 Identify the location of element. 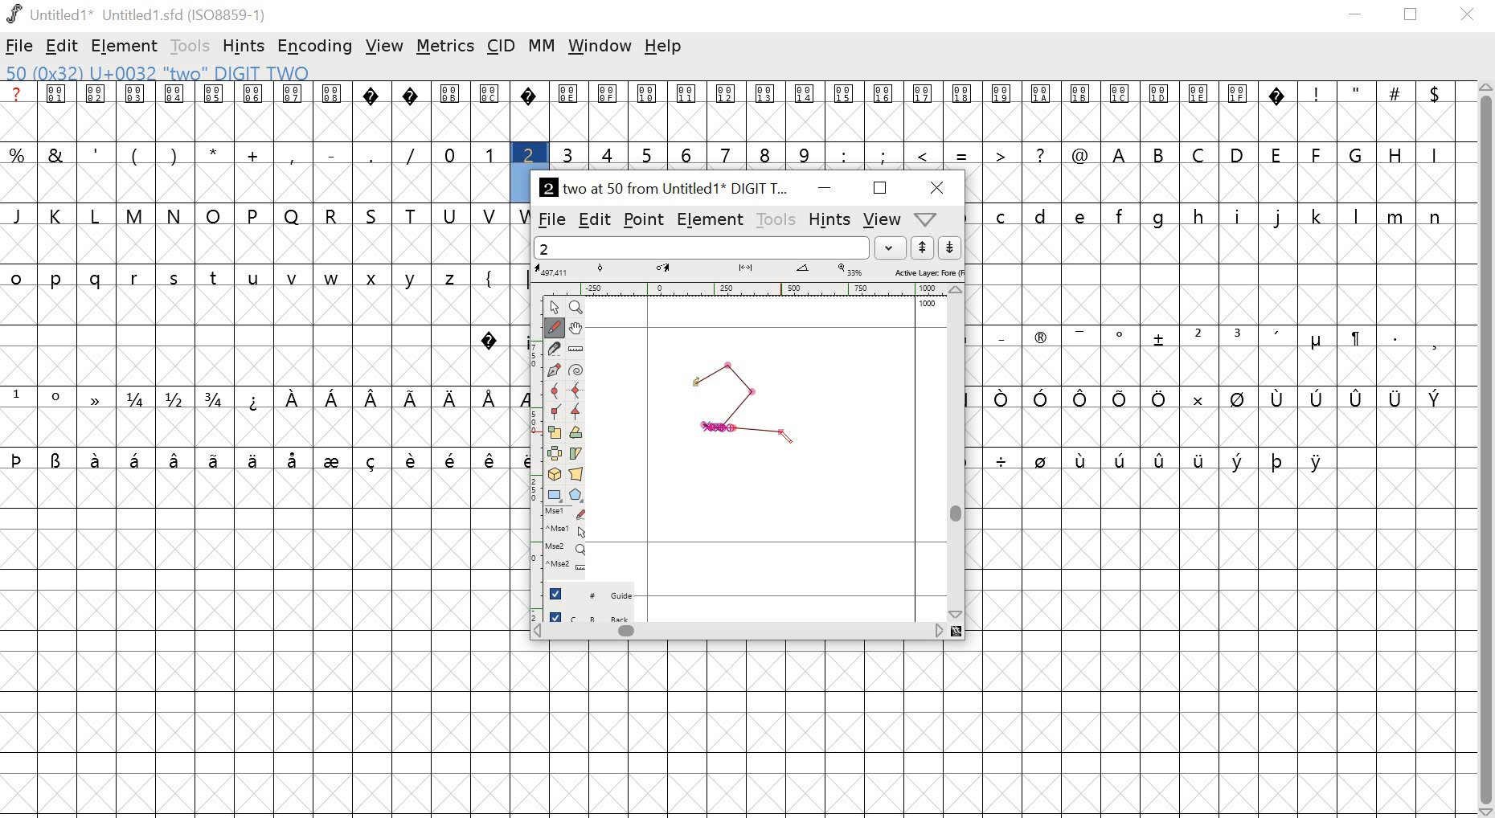
(126, 45).